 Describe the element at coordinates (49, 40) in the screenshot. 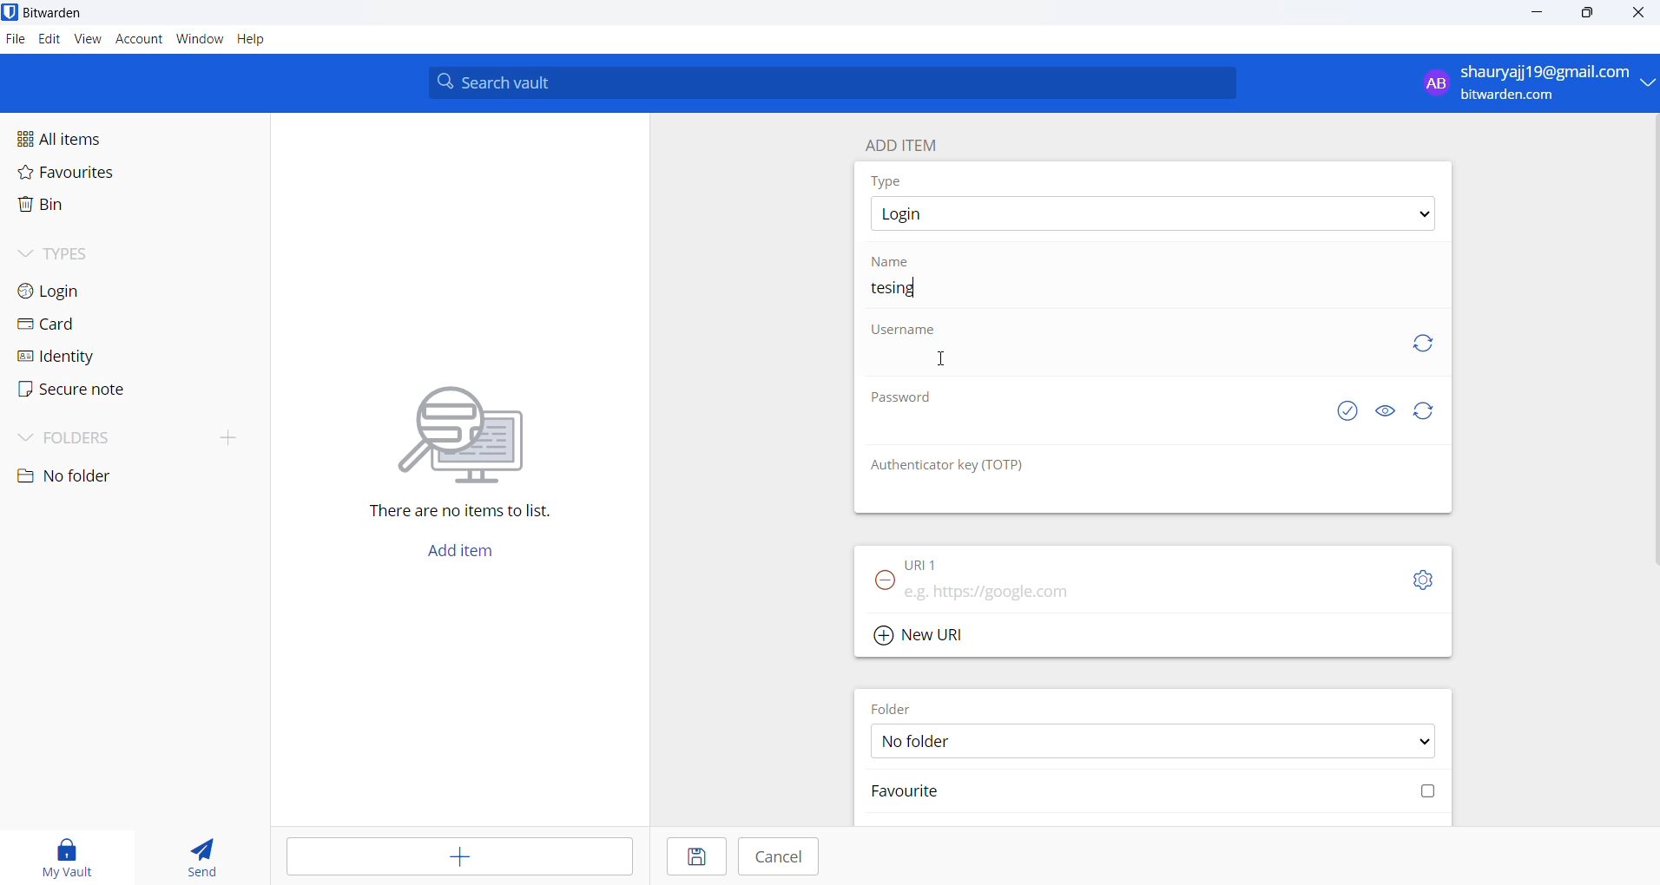

I see `Edit` at that location.